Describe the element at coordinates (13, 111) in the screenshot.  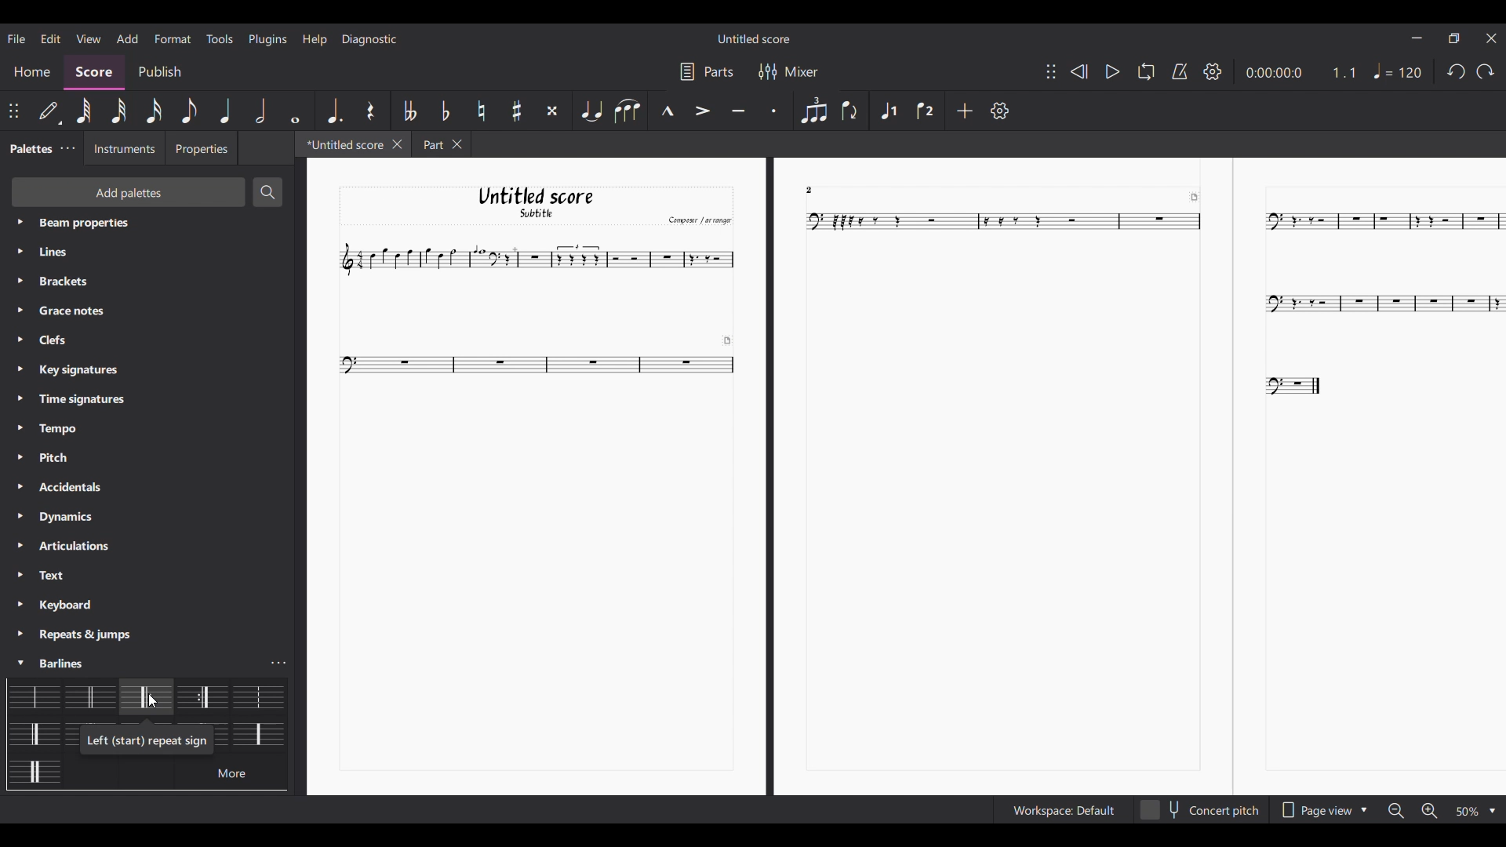
I see `Change position` at that location.